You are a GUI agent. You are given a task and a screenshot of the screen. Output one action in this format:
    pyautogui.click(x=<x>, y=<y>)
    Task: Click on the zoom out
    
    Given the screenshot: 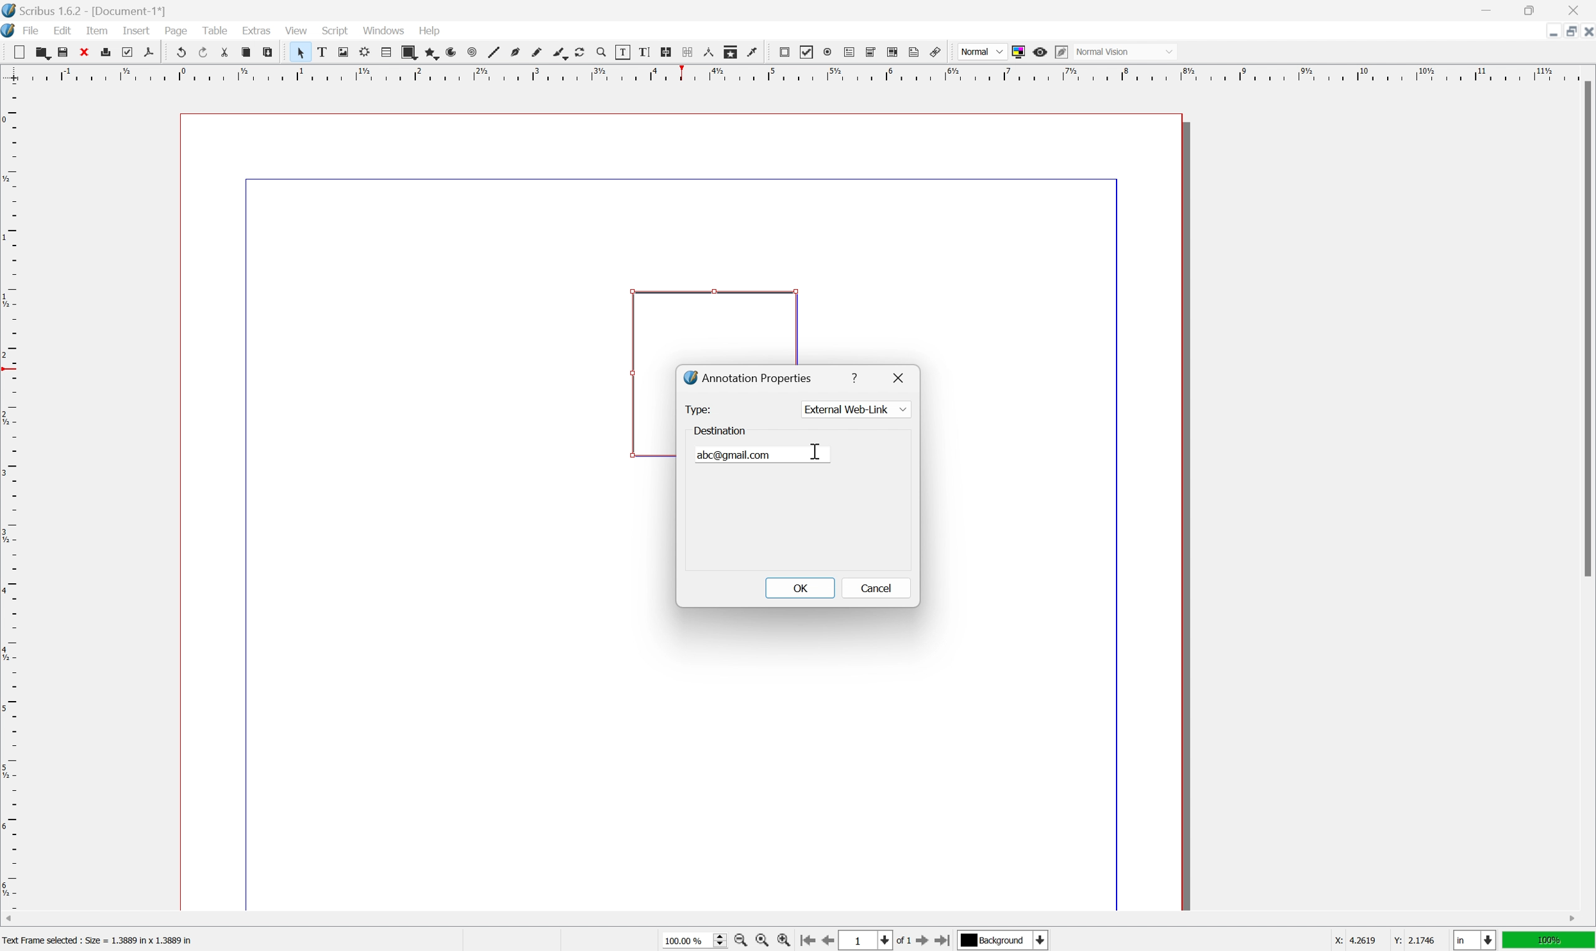 What is the action you would take?
    pyautogui.click(x=739, y=941)
    